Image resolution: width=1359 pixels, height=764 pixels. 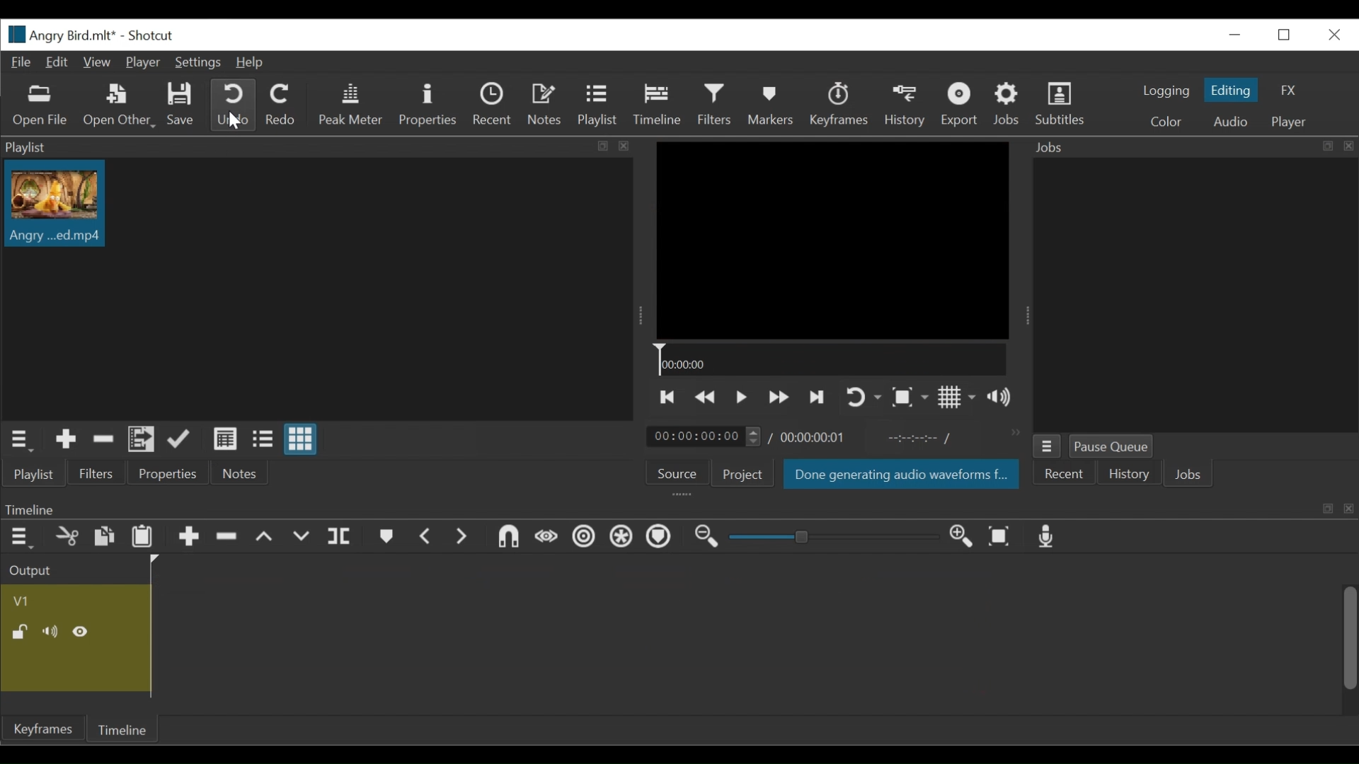 I want to click on File, so click(x=23, y=63).